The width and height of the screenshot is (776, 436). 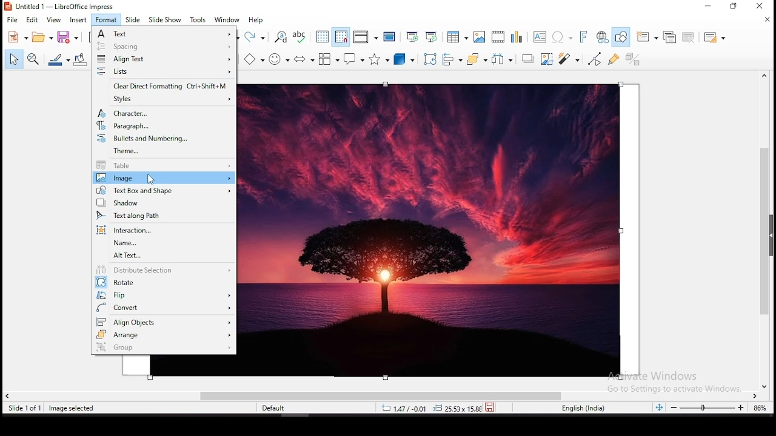 I want to click on insert, so click(x=78, y=20).